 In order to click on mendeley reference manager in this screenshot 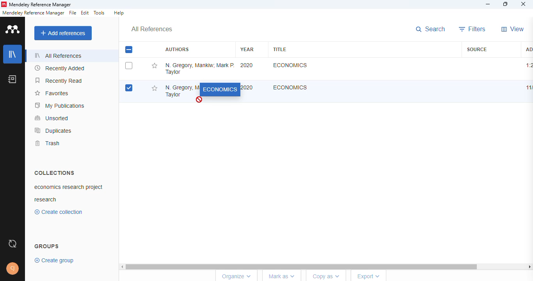, I will do `click(33, 13)`.